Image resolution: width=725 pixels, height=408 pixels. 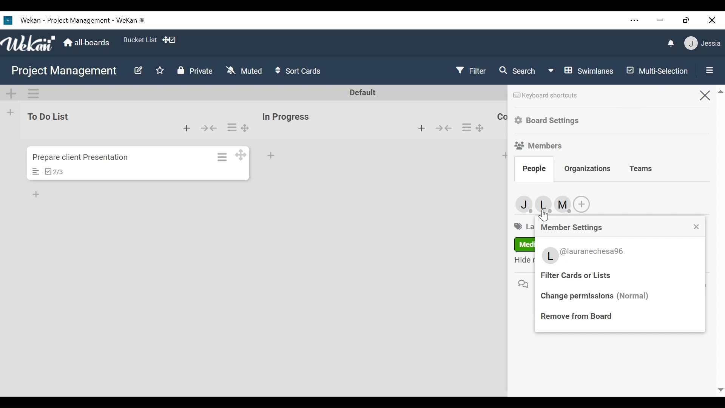 What do you see at coordinates (550, 255) in the screenshot?
I see `Profile photo` at bounding box center [550, 255].